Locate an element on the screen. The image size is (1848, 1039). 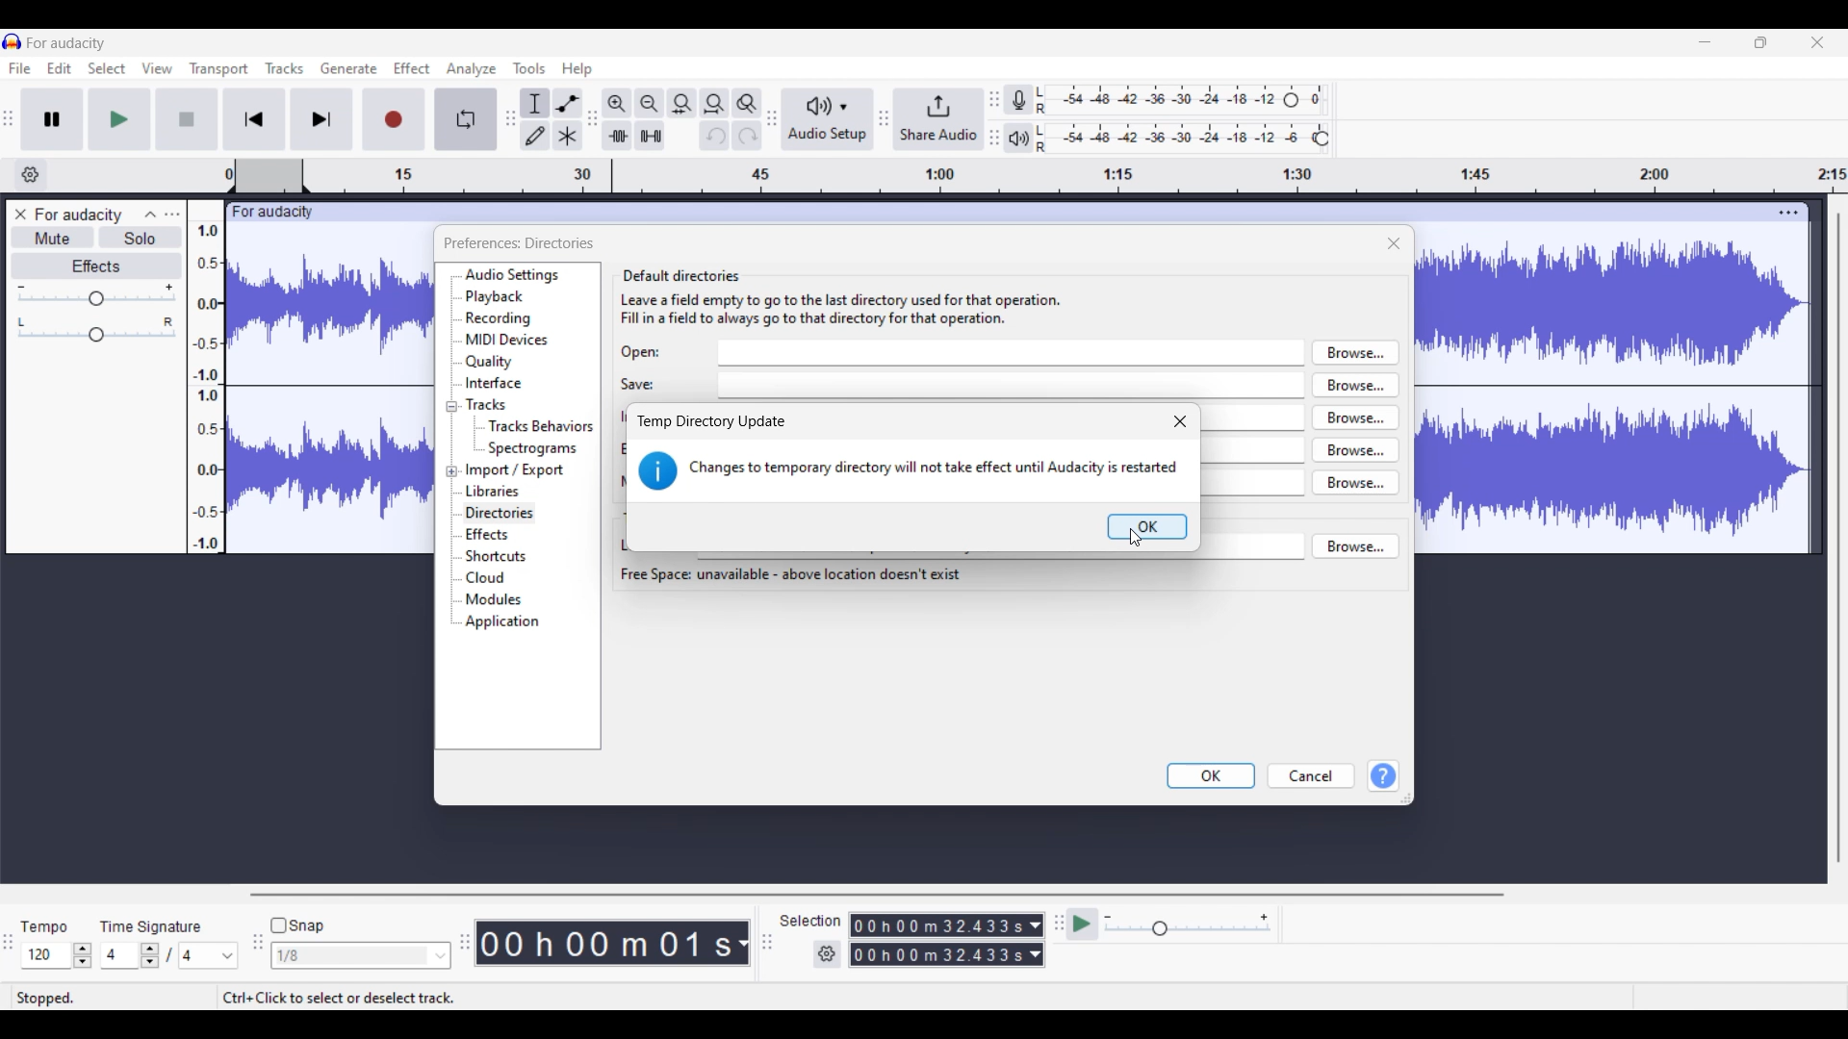
Quality is located at coordinates (490, 362).